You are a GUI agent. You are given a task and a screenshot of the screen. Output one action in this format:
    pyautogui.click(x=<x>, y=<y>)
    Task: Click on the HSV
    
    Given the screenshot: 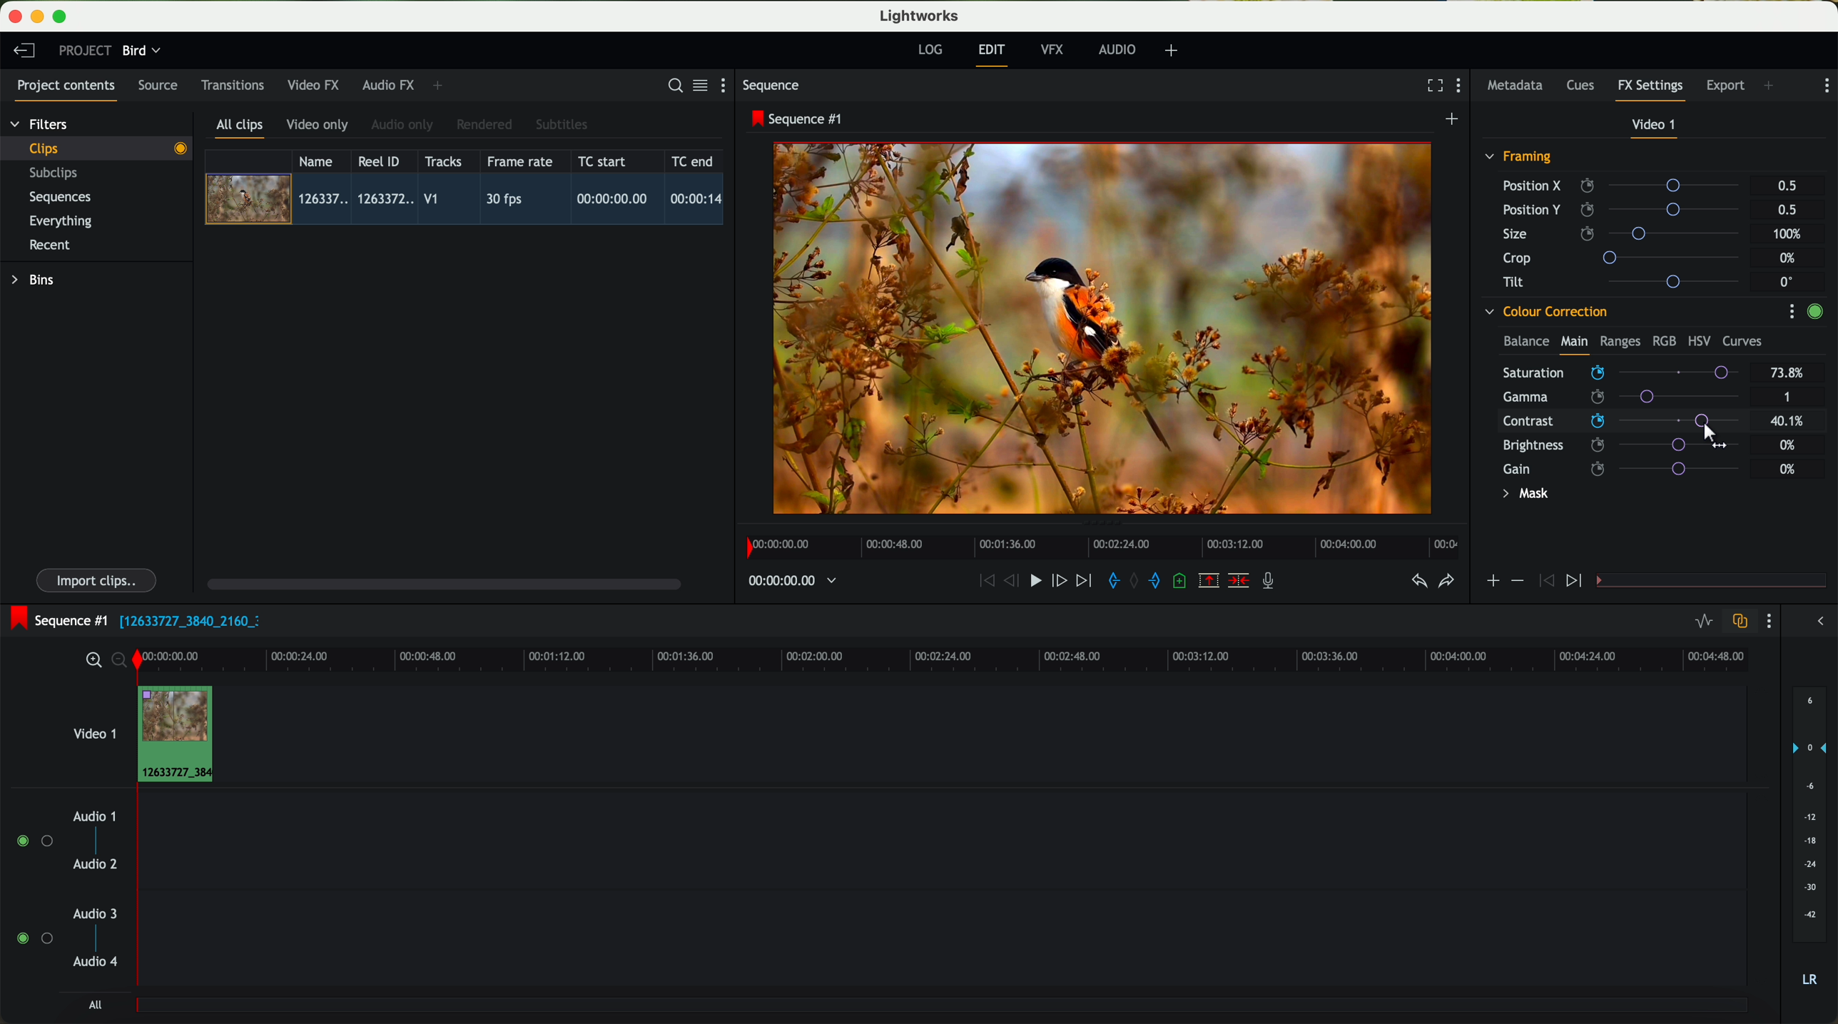 What is the action you would take?
    pyautogui.click(x=1698, y=340)
    